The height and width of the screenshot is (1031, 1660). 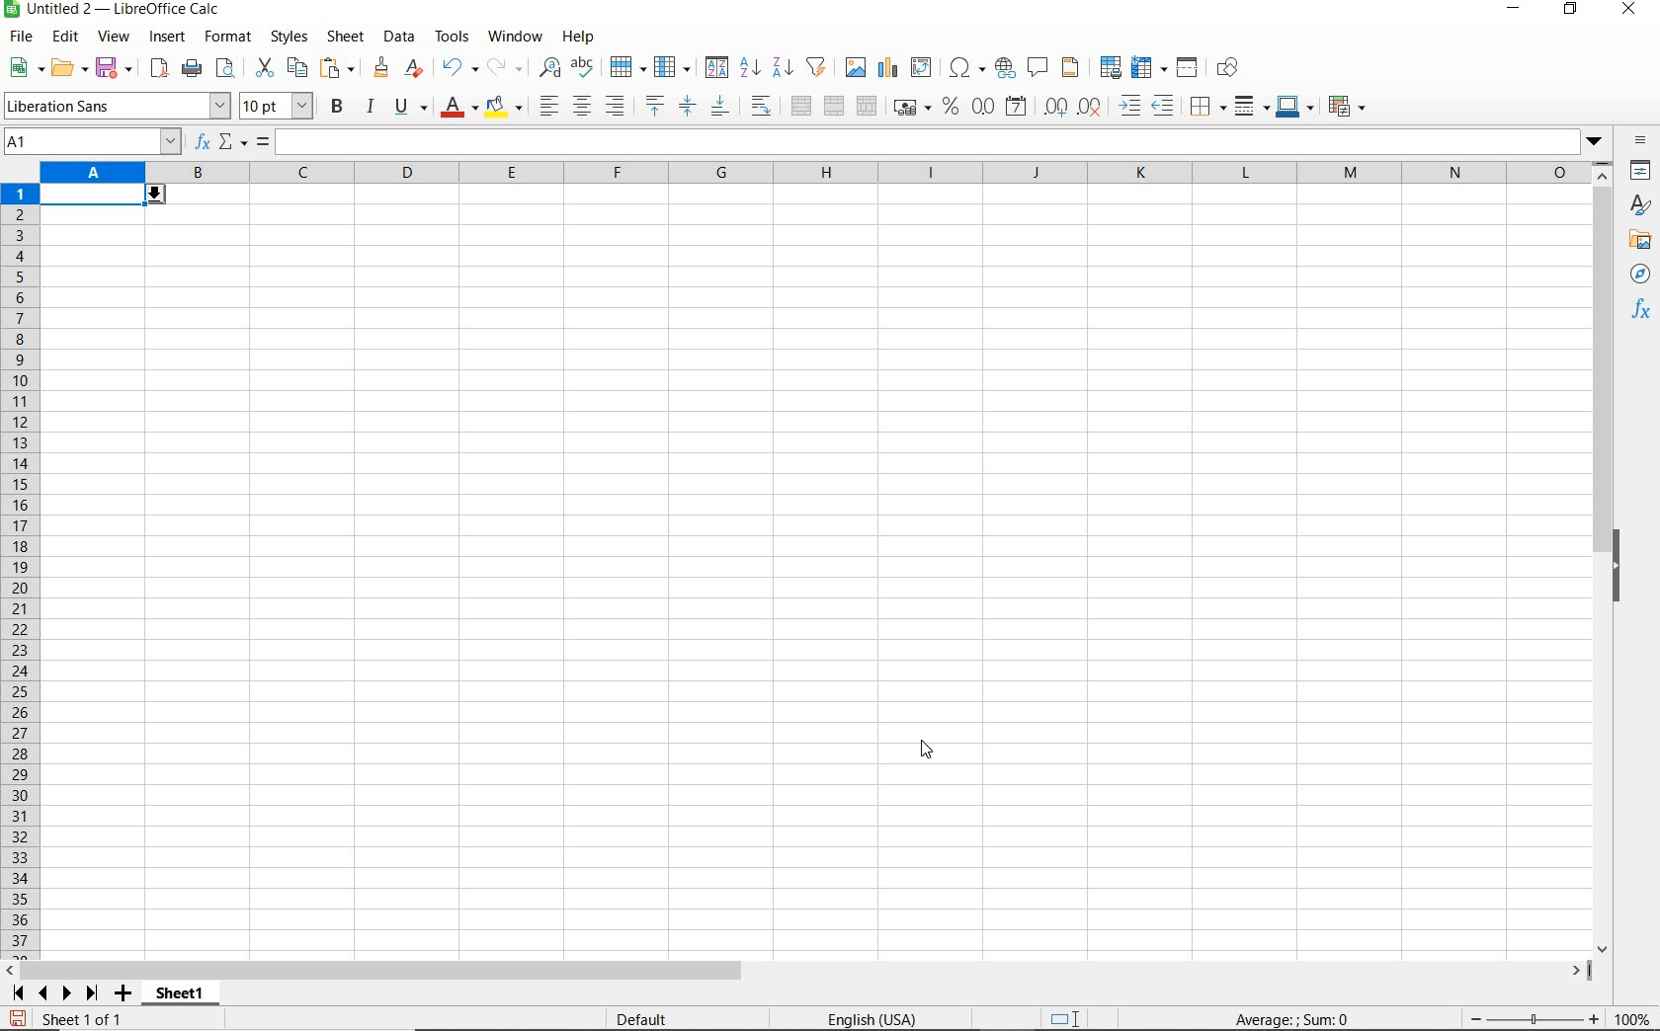 I want to click on sheet, so click(x=347, y=39).